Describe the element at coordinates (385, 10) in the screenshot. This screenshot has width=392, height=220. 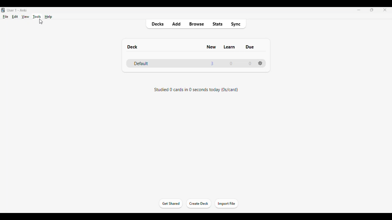
I see `close` at that location.